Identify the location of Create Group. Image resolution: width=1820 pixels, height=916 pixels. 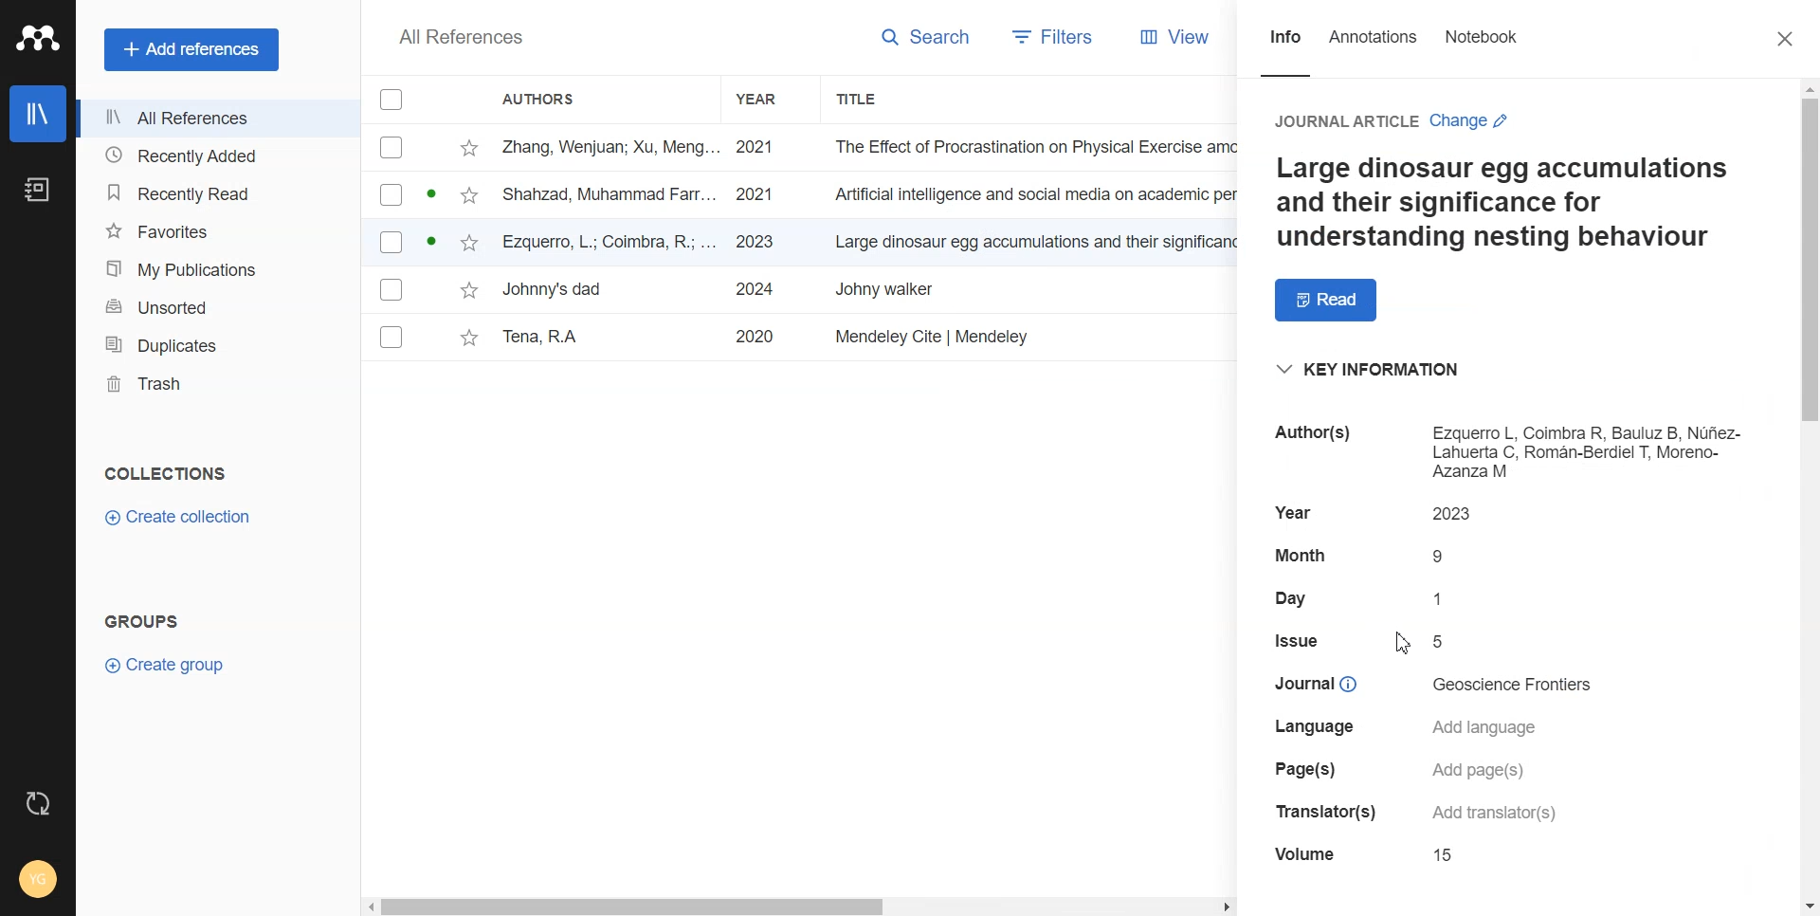
(166, 665).